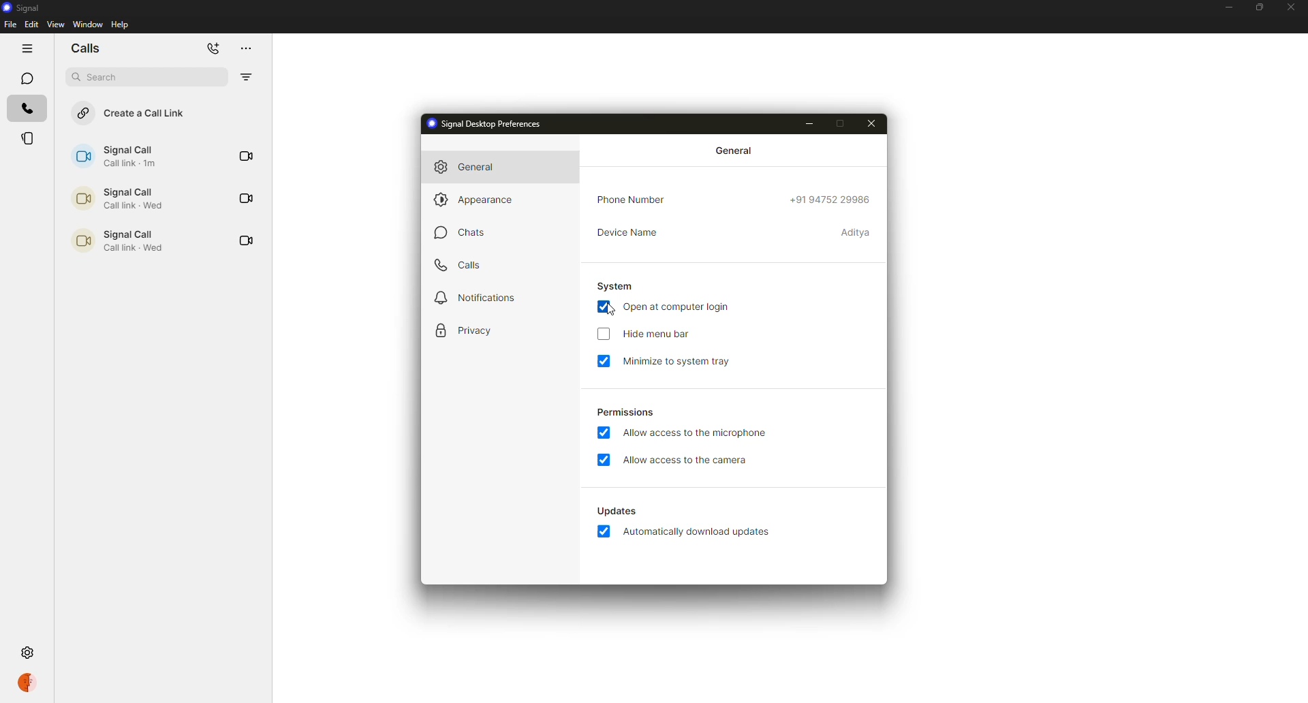  Describe the element at coordinates (658, 334) in the screenshot. I see `hide menu bar` at that location.